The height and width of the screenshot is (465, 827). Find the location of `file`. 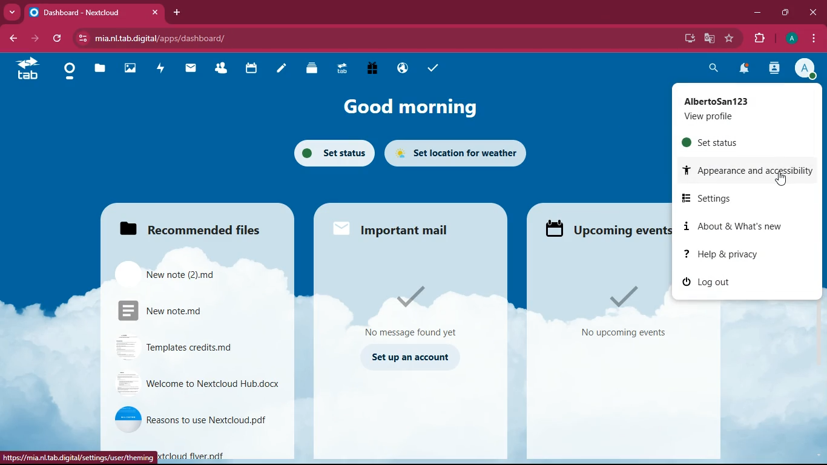

file is located at coordinates (189, 420).